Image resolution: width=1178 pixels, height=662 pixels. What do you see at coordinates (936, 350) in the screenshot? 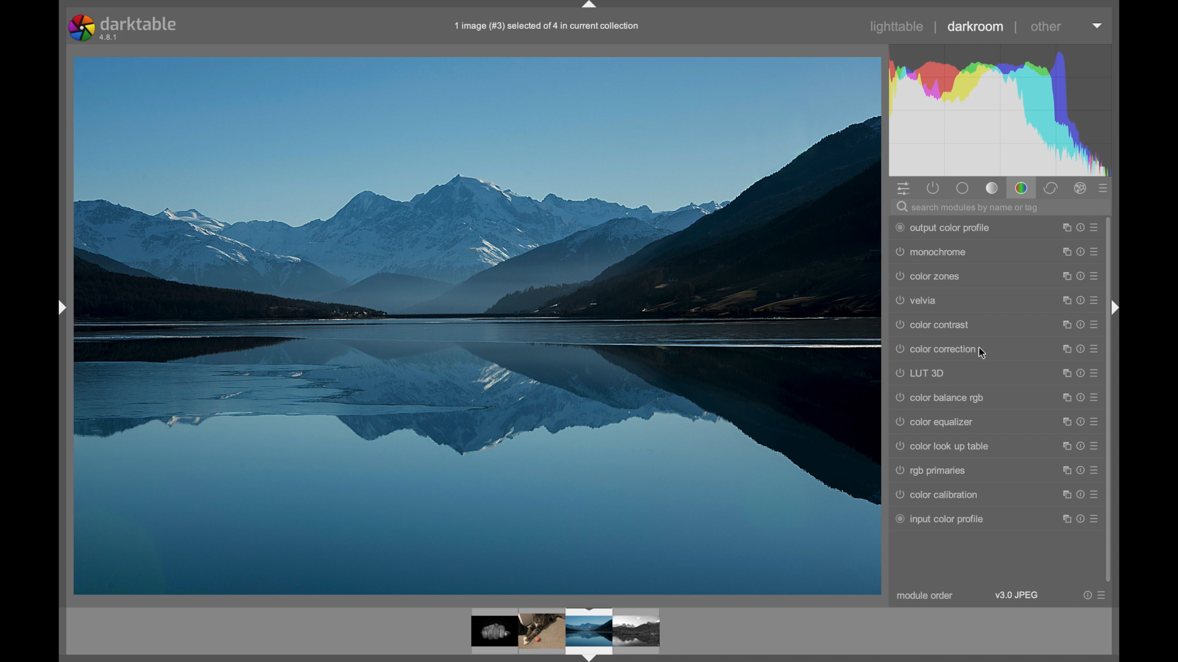
I see `color correction` at bounding box center [936, 350].